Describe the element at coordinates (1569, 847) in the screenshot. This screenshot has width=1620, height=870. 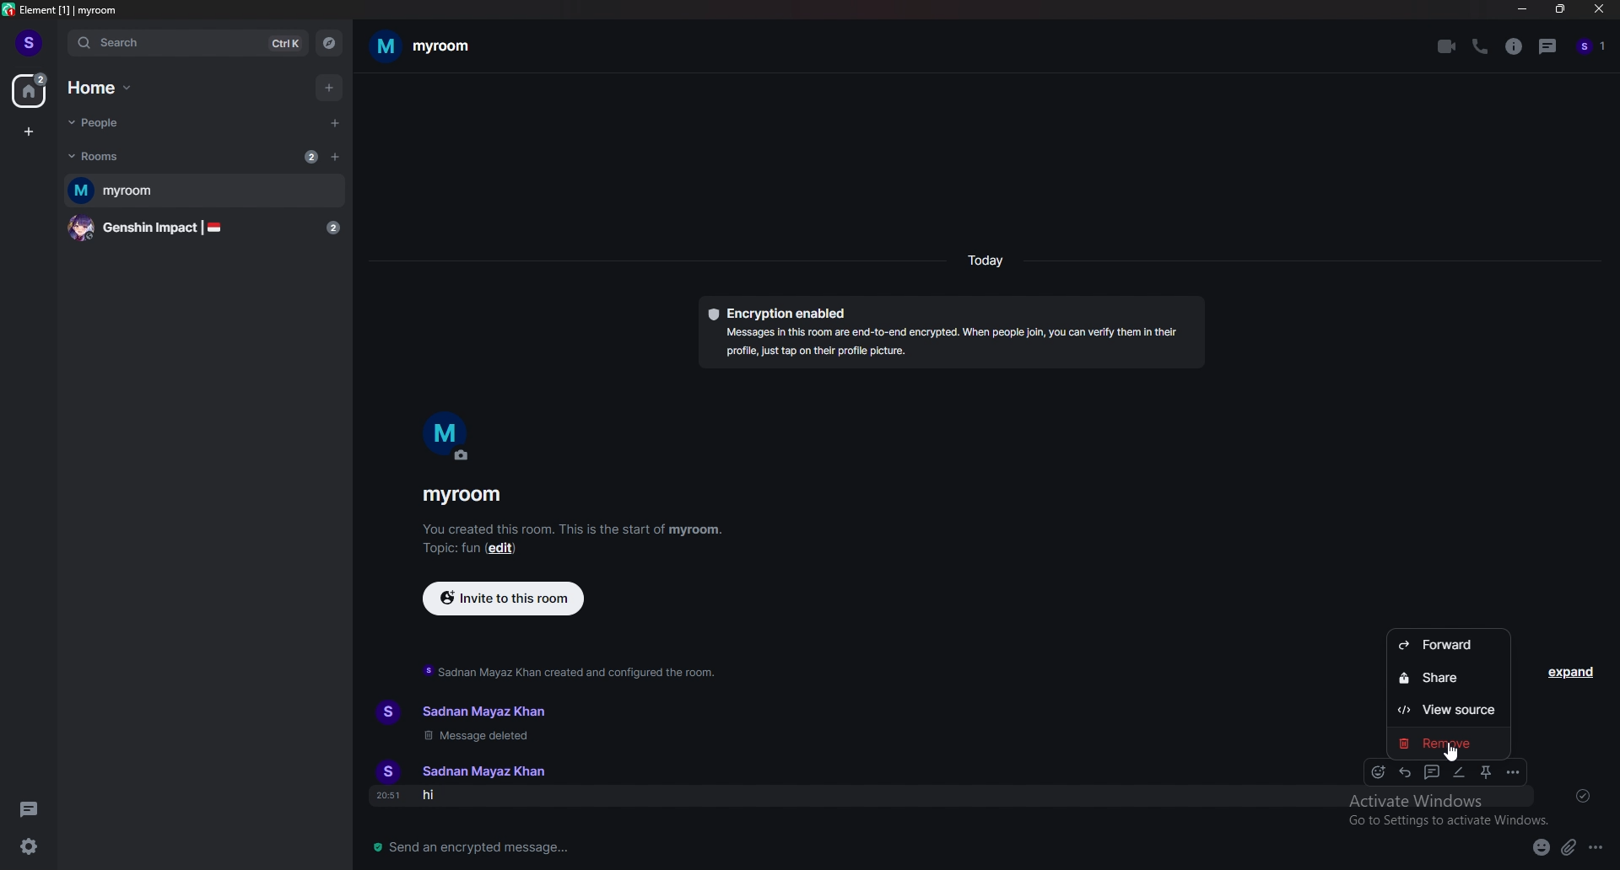
I see `attachment` at that location.